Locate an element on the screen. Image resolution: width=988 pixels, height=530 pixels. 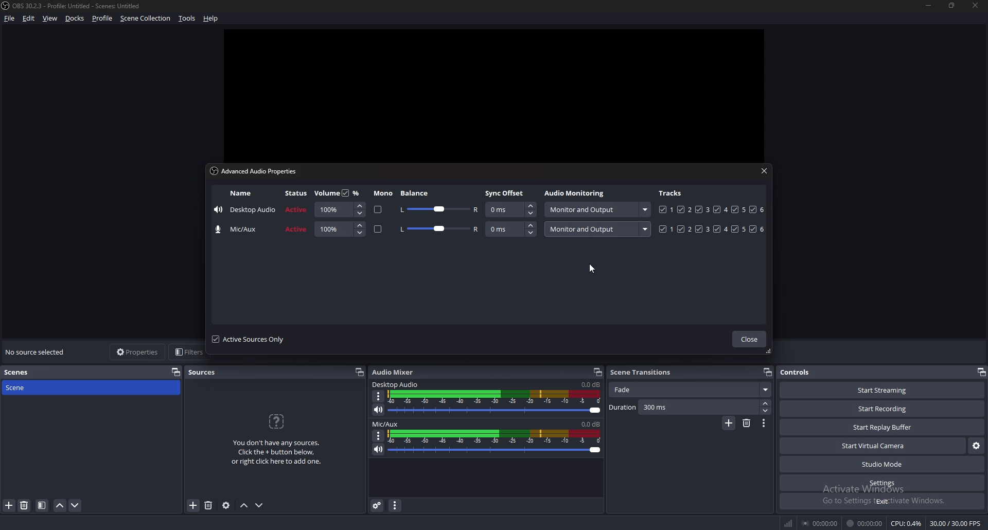
start streaming is located at coordinates (881, 390).